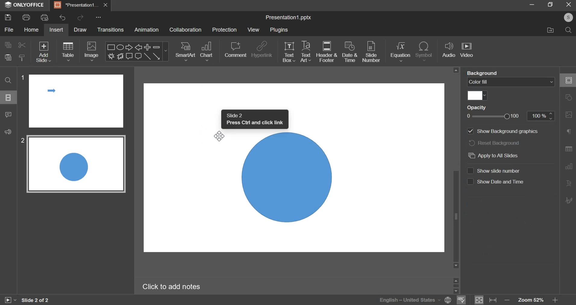 The image size is (576, 305). What do you see at coordinates (147, 29) in the screenshot?
I see `animation` at bounding box center [147, 29].